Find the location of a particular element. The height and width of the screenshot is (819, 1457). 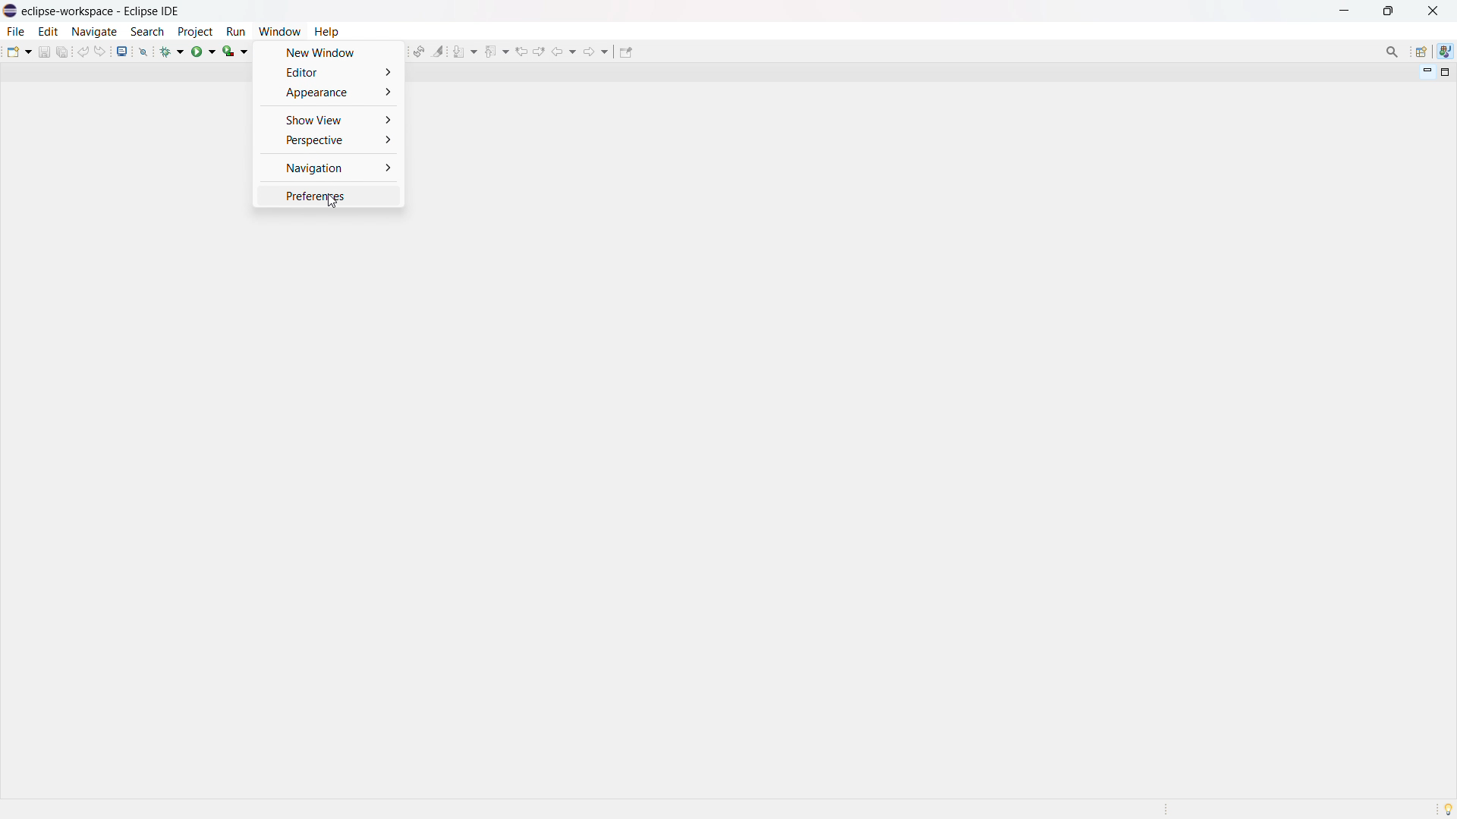

navigation is located at coordinates (328, 168).